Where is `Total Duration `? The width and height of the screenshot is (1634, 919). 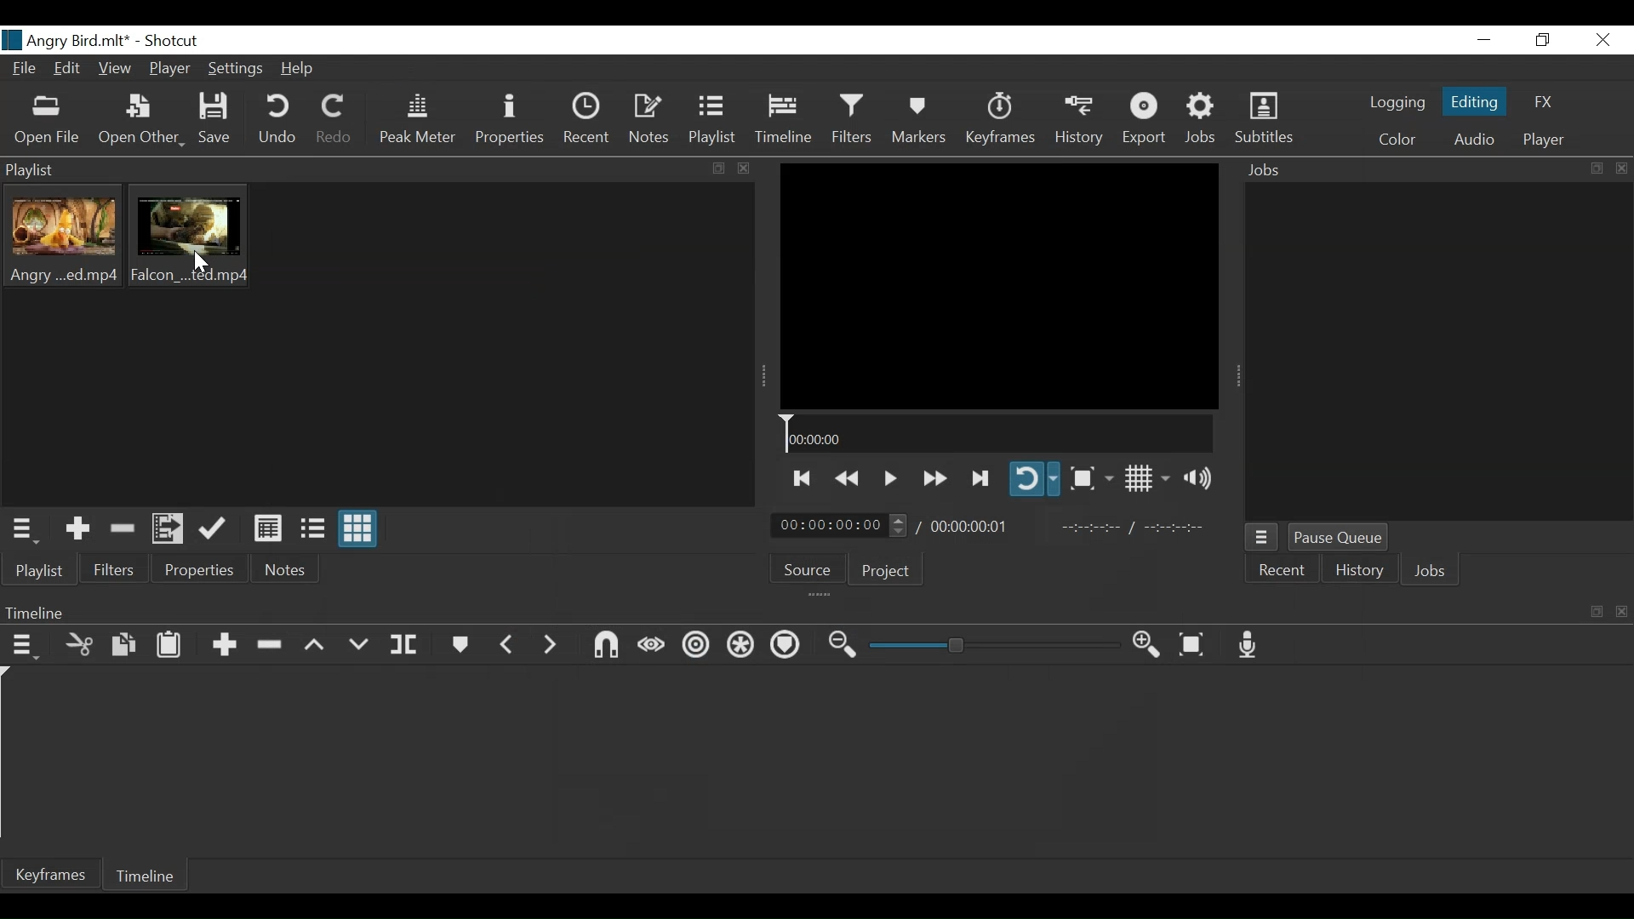 Total Duration  is located at coordinates (967, 526).